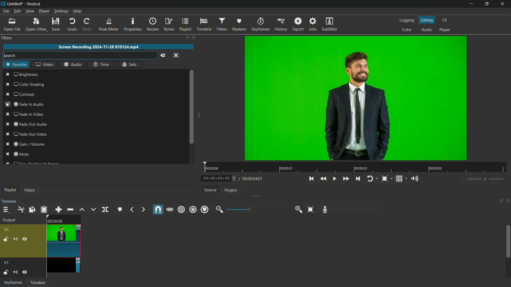  I want to click on audio, so click(427, 30).